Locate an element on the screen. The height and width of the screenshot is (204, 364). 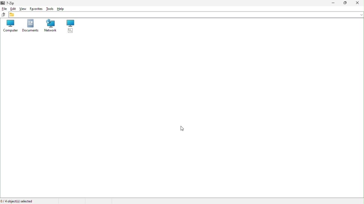
Restore is located at coordinates (346, 4).